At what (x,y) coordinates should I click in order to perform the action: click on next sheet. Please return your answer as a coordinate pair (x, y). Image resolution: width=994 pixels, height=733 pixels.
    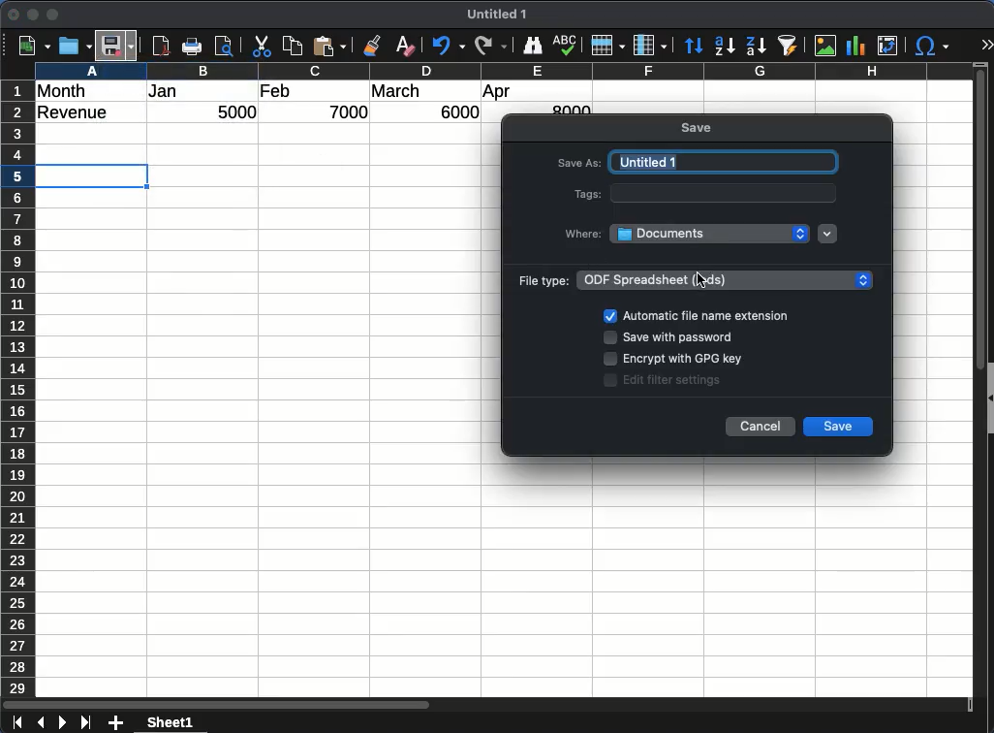
    Looking at the image, I should click on (61, 723).